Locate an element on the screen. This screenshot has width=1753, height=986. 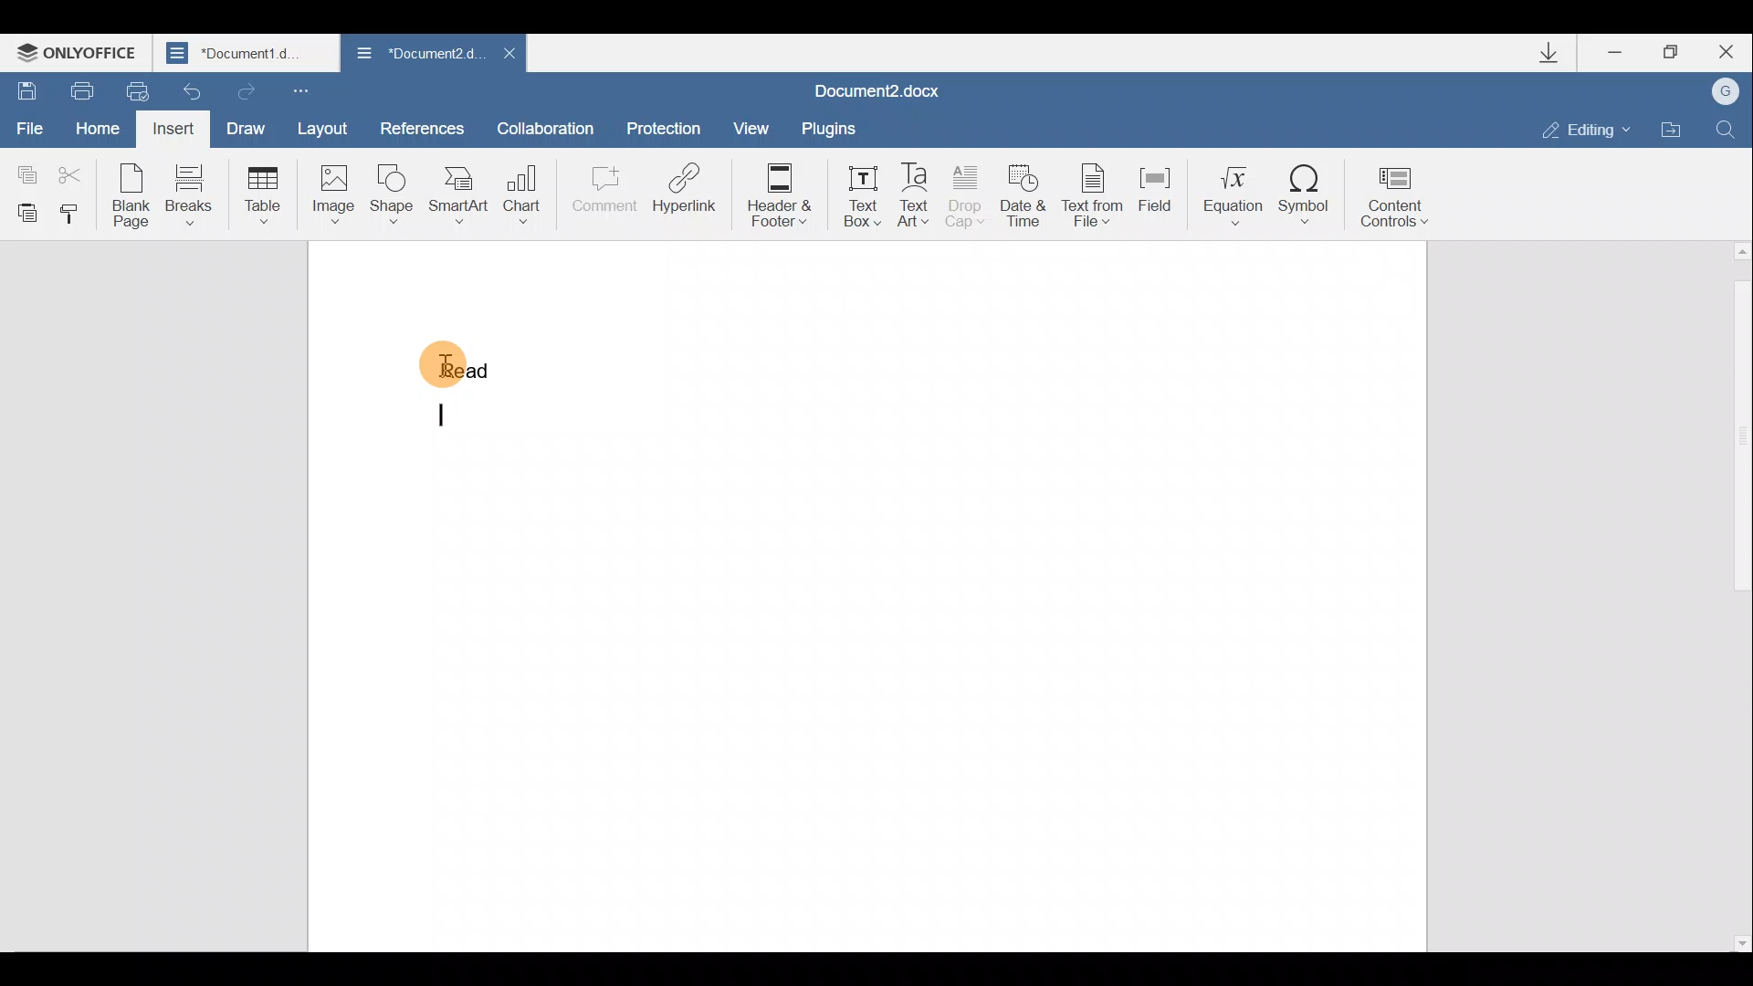
Print file is located at coordinates (80, 88).